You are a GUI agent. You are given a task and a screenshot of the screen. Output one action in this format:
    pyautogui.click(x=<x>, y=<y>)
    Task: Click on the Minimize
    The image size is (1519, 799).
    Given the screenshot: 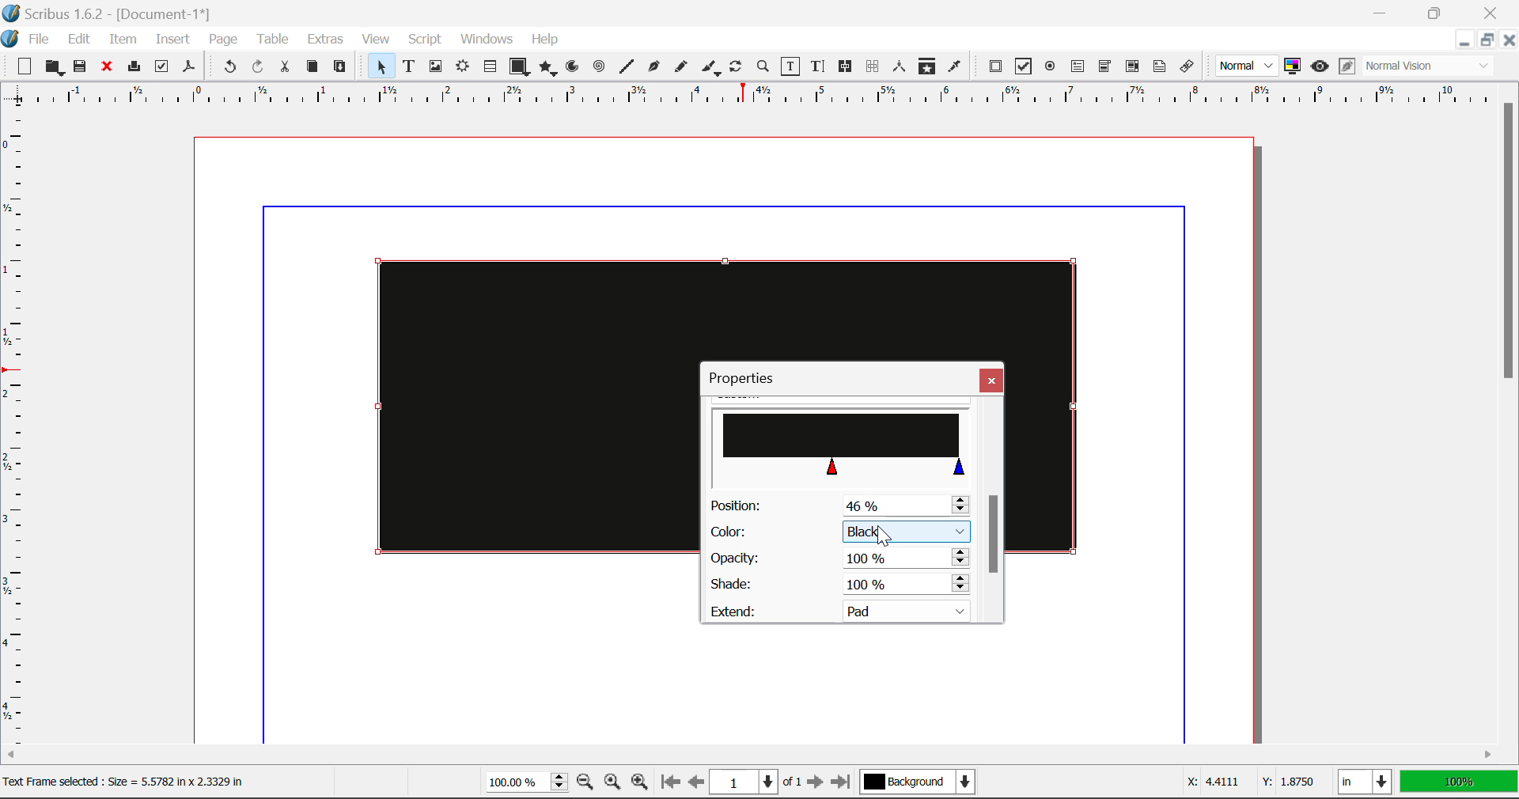 What is the action you would take?
    pyautogui.click(x=1435, y=11)
    